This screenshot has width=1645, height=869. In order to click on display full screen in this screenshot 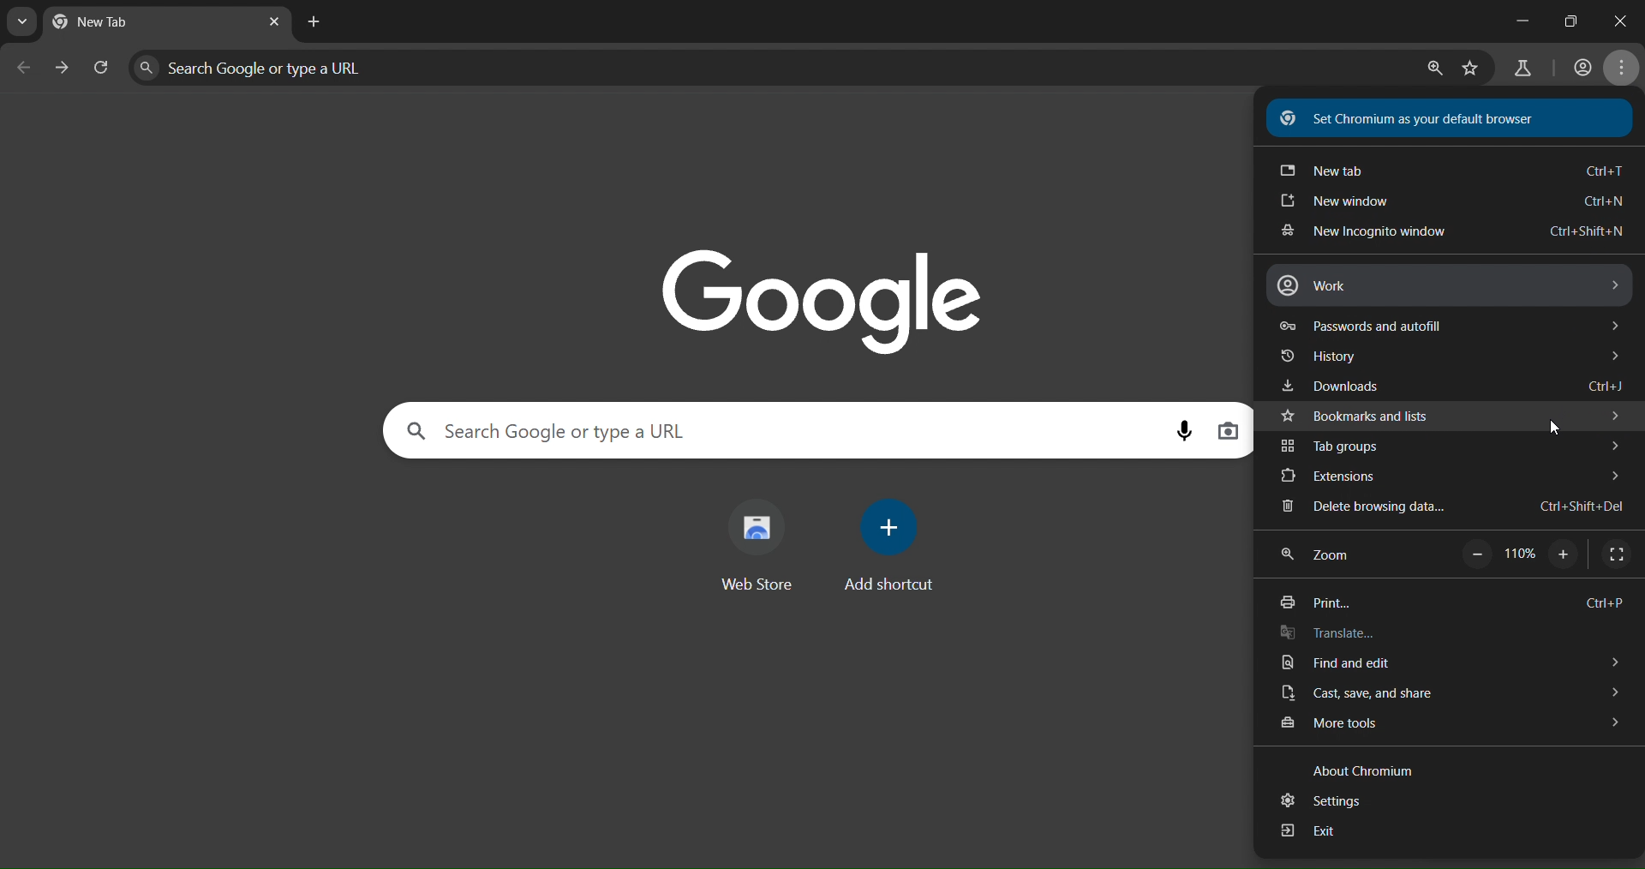, I will do `click(1621, 554)`.